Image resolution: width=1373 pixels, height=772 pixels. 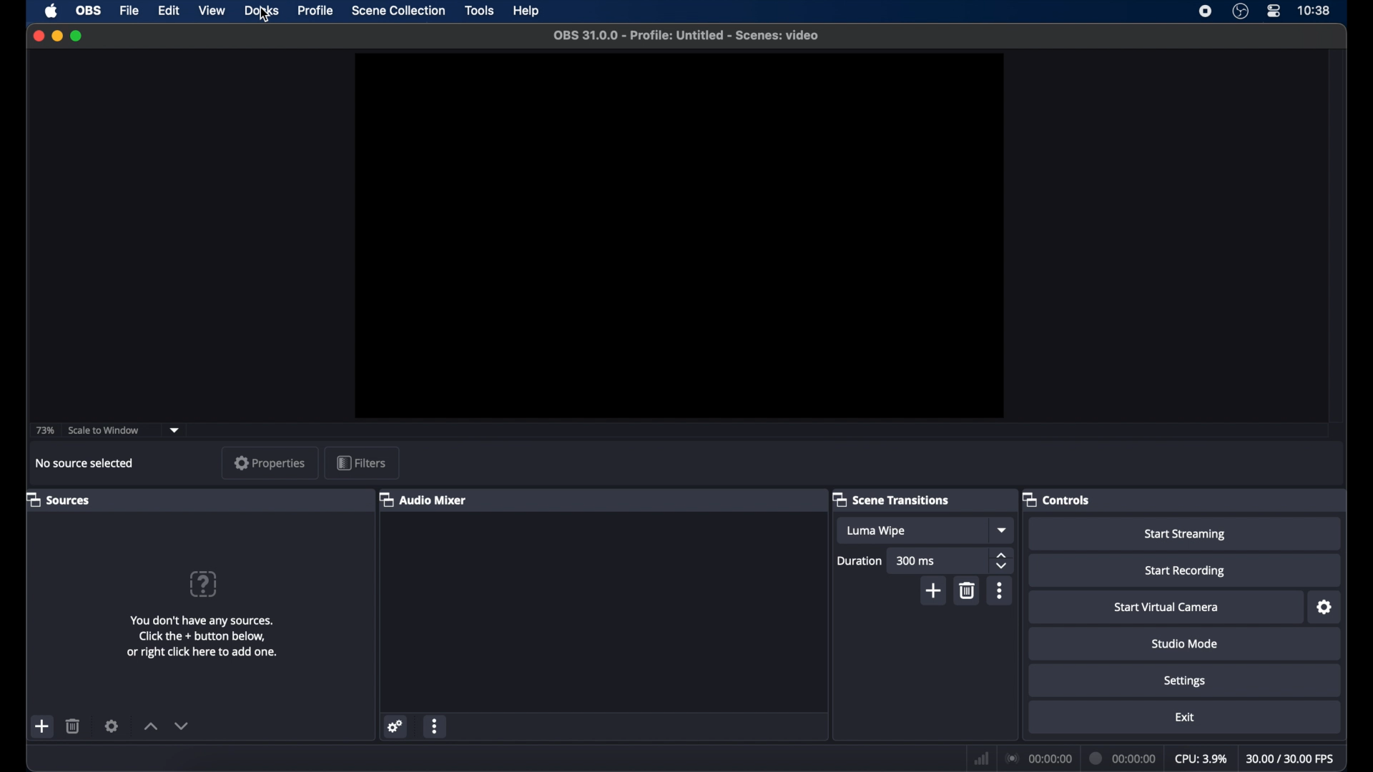 I want to click on start streaming, so click(x=1188, y=535).